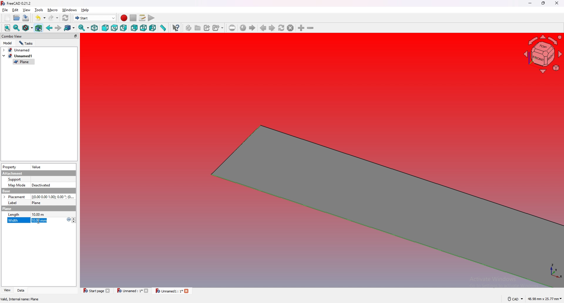 Image resolution: width=564 pixels, height=303 pixels. What do you see at coordinates (545, 299) in the screenshot?
I see `48.98 mm x 25.77 mm` at bounding box center [545, 299].